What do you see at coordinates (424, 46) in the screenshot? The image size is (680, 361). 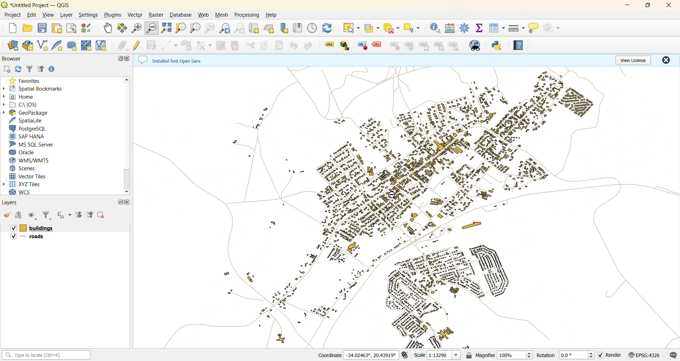 I see `label` at bounding box center [424, 46].